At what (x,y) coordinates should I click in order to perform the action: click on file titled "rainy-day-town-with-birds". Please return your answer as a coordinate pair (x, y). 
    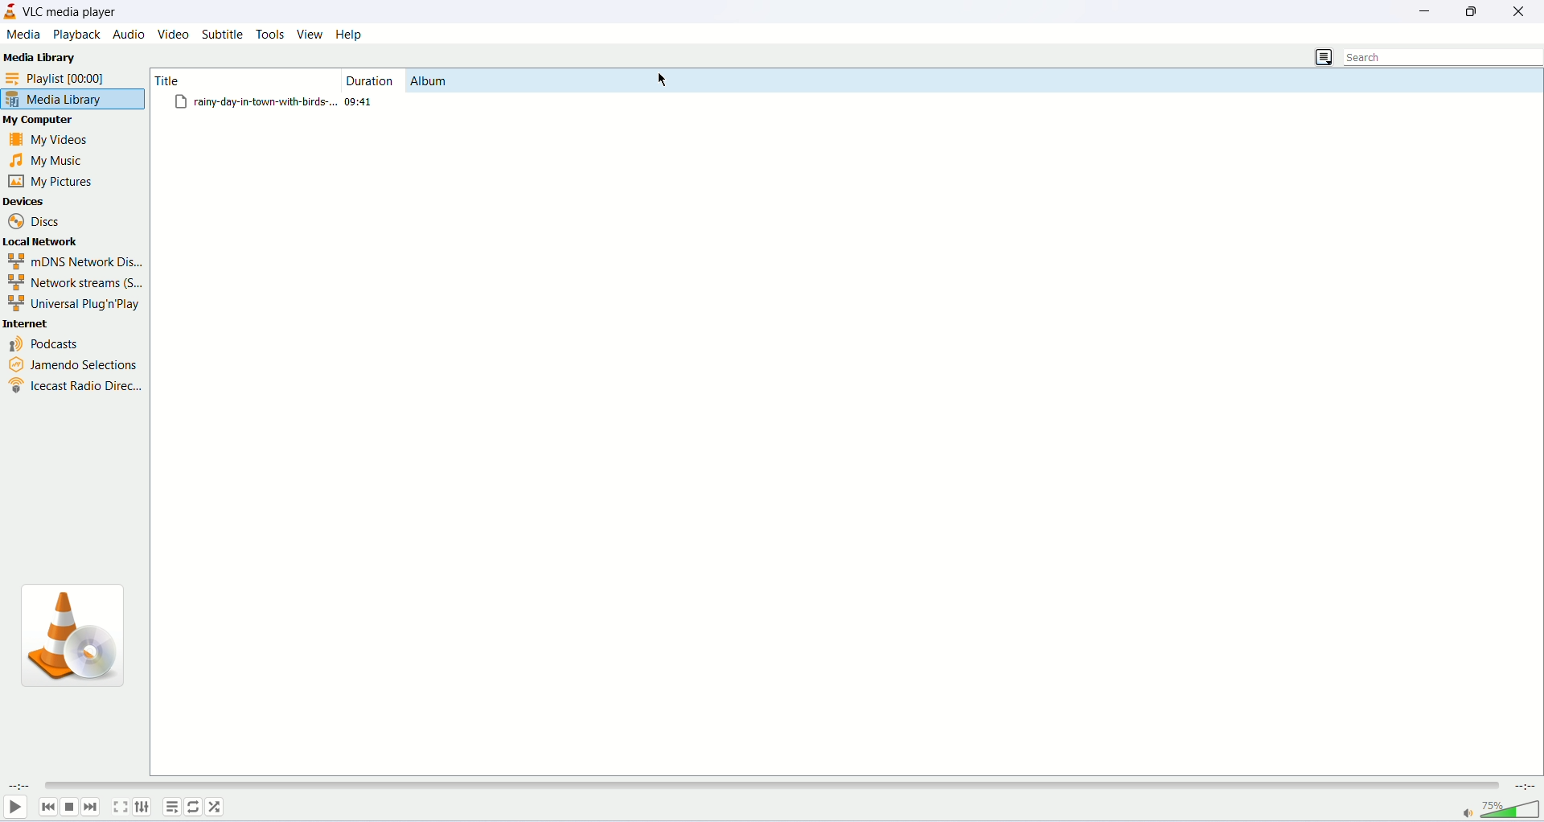
    Looking at the image, I should click on (247, 104).